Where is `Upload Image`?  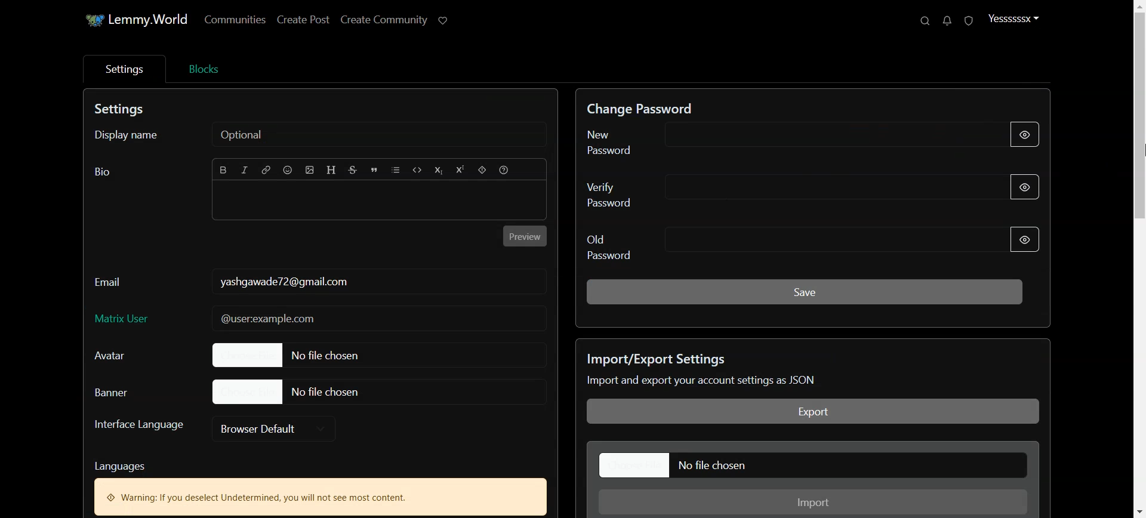 Upload Image is located at coordinates (310, 170).